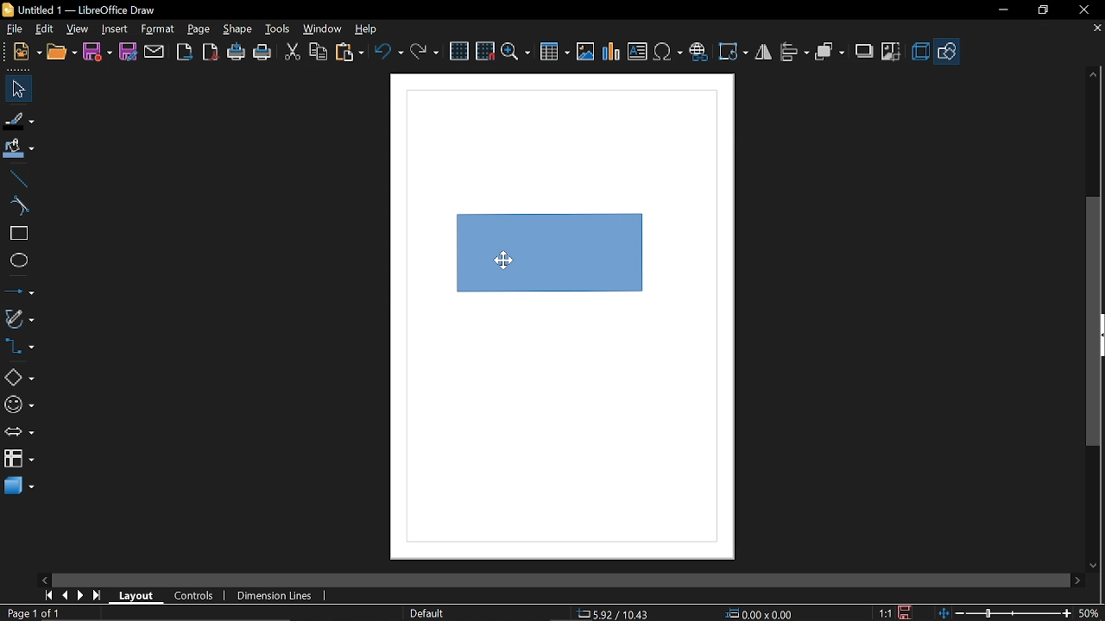  Describe the element at coordinates (116, 28) in the screenshot. I see `Insert` at that location.